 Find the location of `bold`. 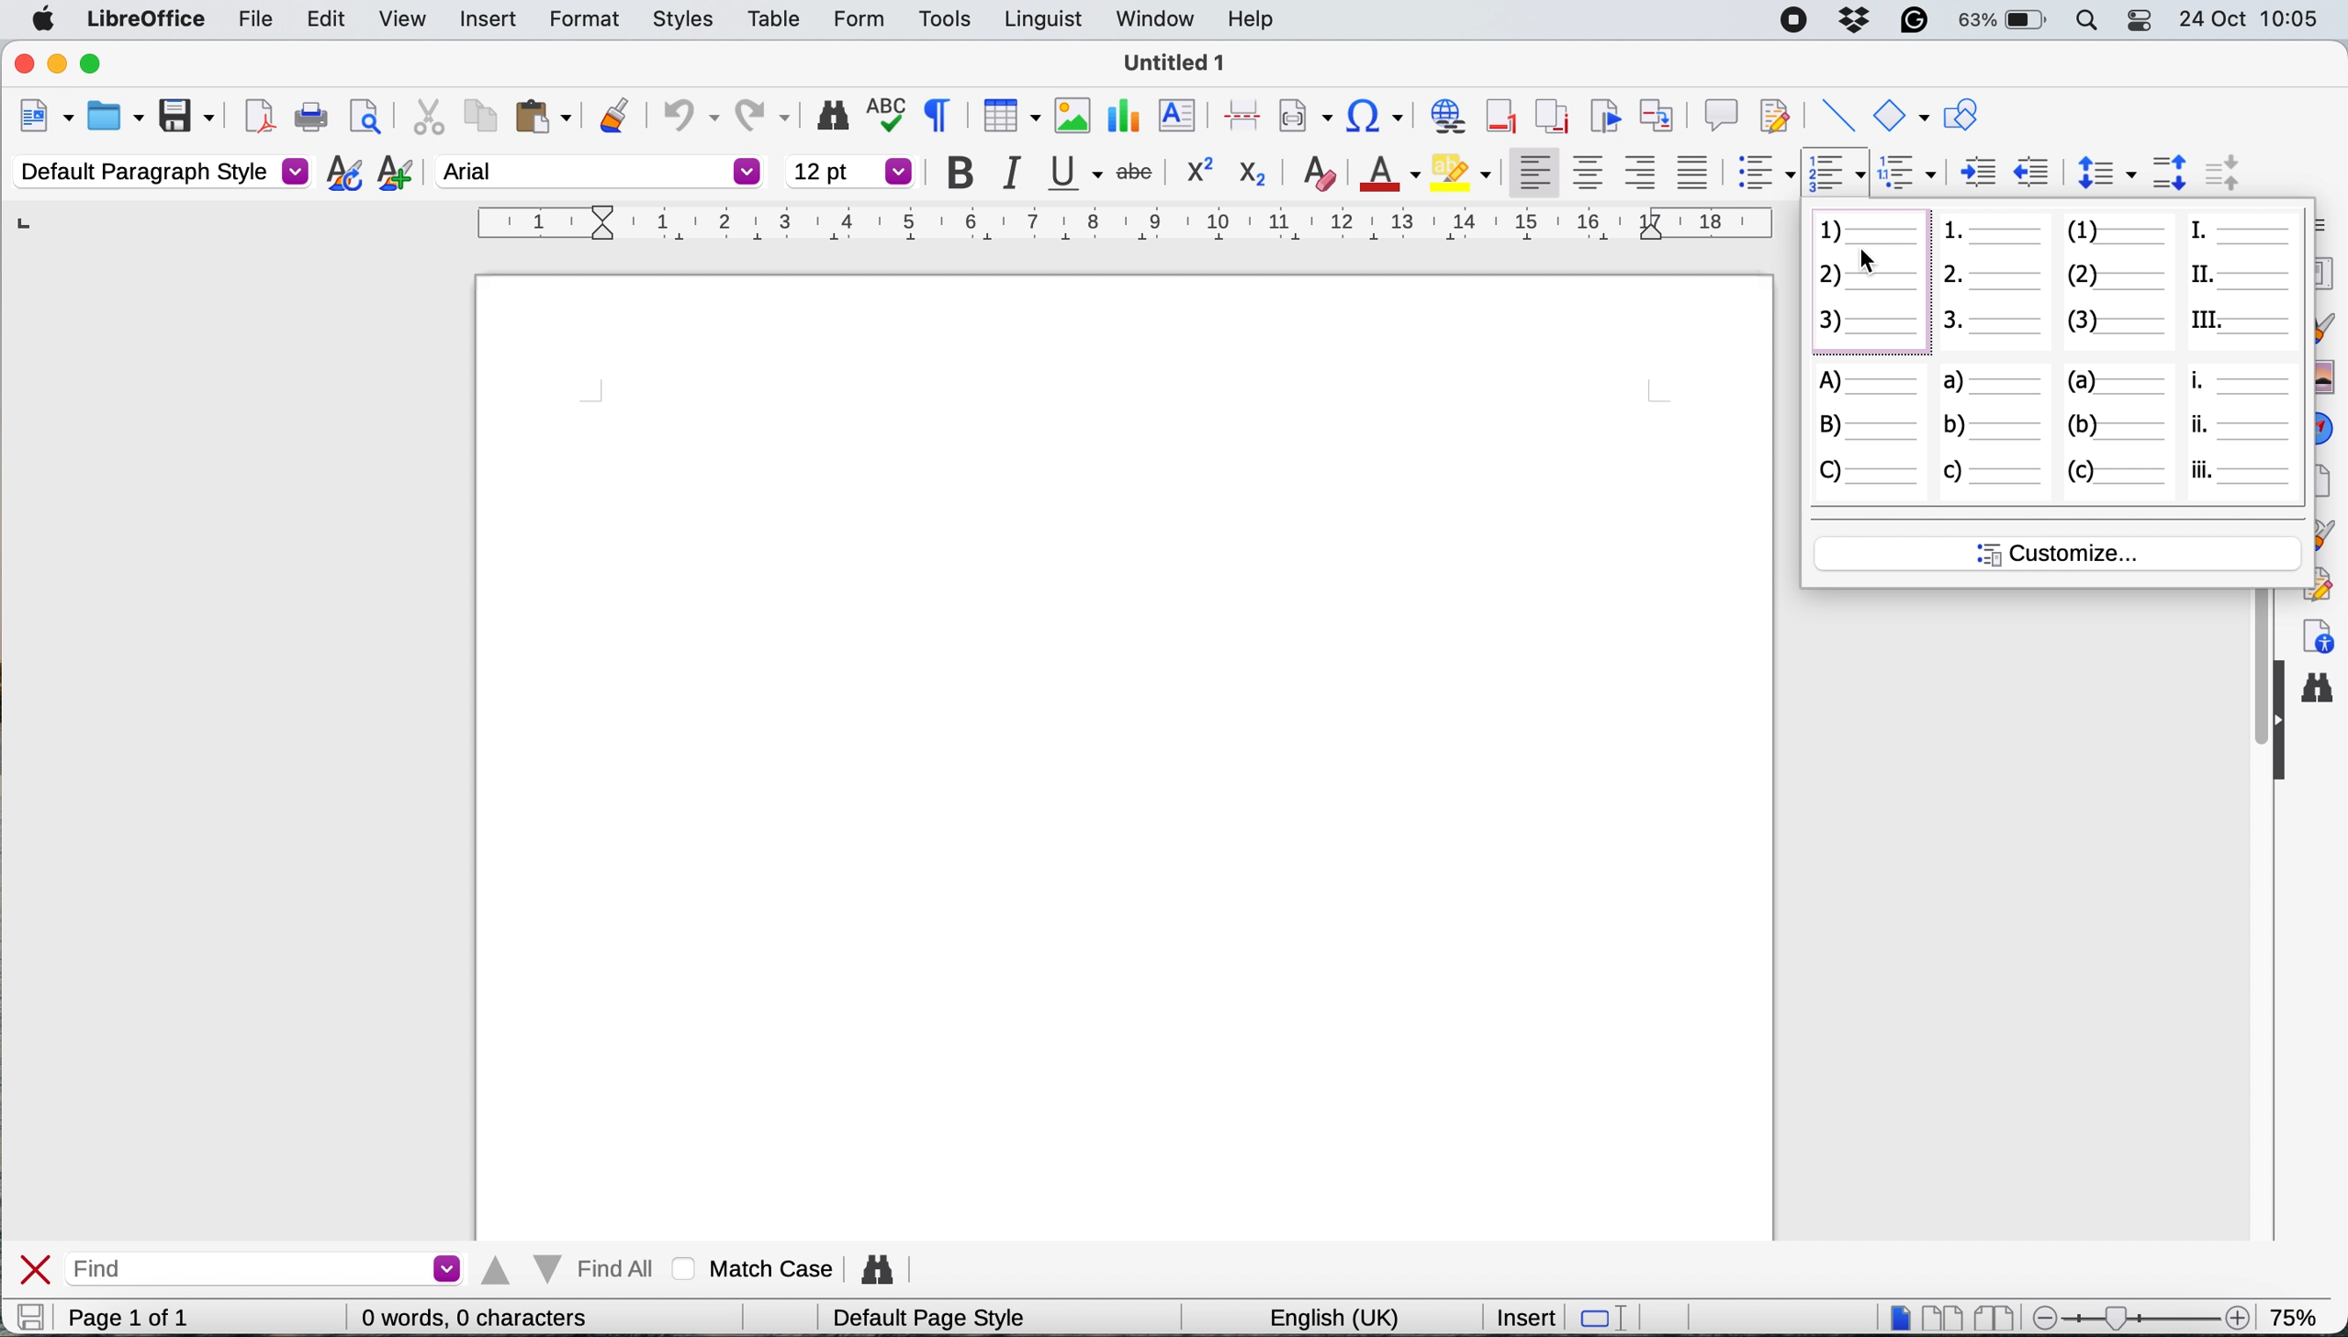

bold is located at coordinates (968, 174).